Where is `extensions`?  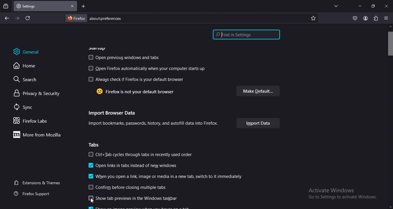 extensions is located at coordinates (376, 18).